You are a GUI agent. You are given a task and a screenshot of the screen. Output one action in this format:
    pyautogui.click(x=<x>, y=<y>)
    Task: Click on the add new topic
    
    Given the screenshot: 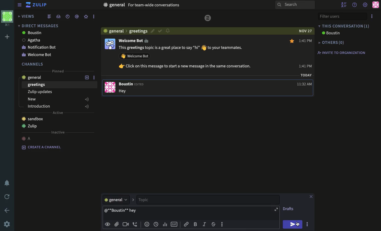 What is the action you would take?
    pyautogui.click(x=87, y=78)
    